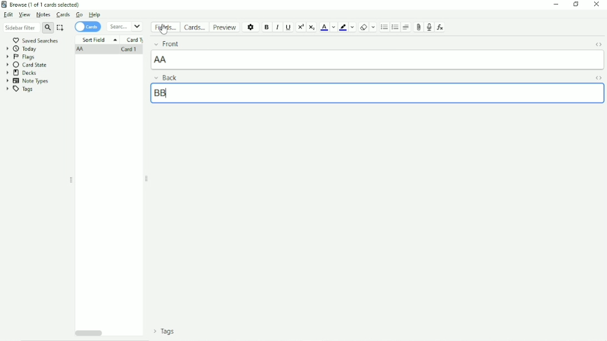 Image resolution: width=607 pixels, height=341 pixels. What do you see at coordinates (278, 28) in the screenshot?
I see `Italic` at bounding box center [278, 28].